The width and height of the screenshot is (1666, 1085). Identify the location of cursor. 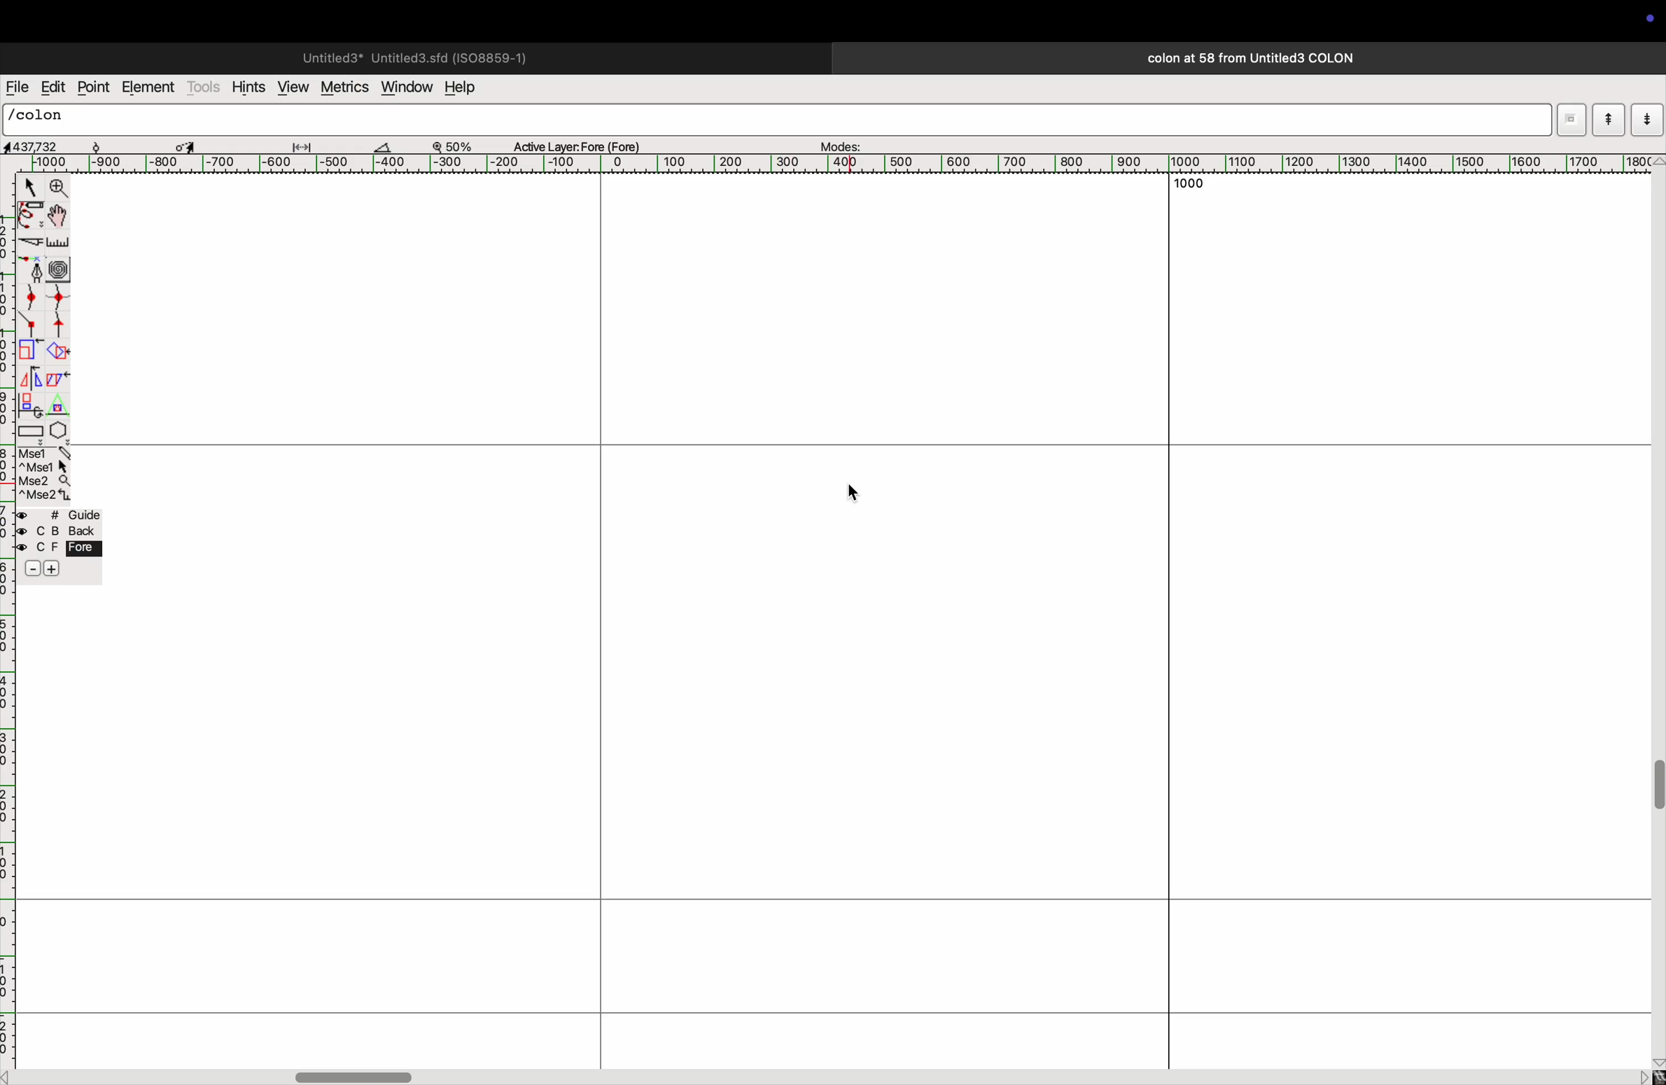
(864, 494).